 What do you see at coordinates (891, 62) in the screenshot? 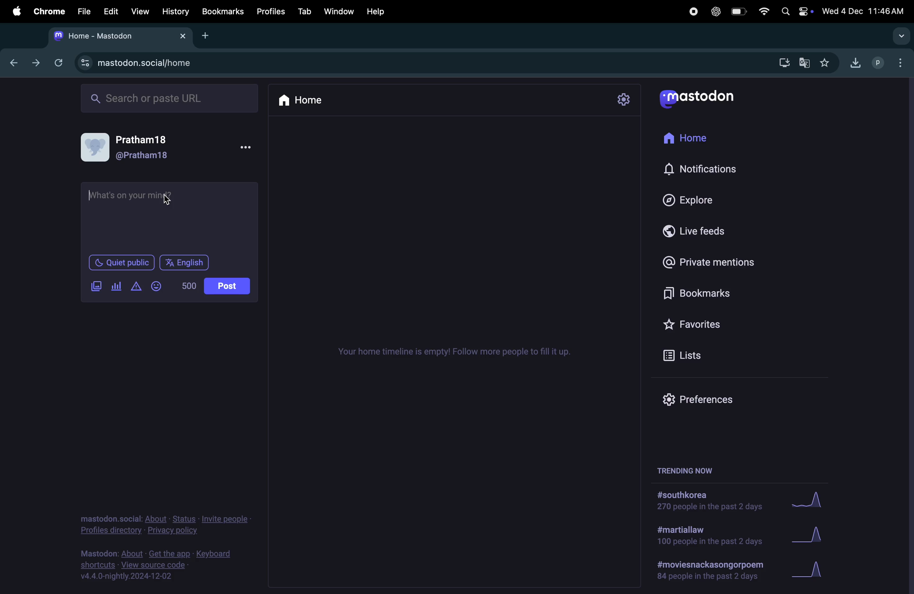
I see `profile chrome` at bounding box center [891, 62].